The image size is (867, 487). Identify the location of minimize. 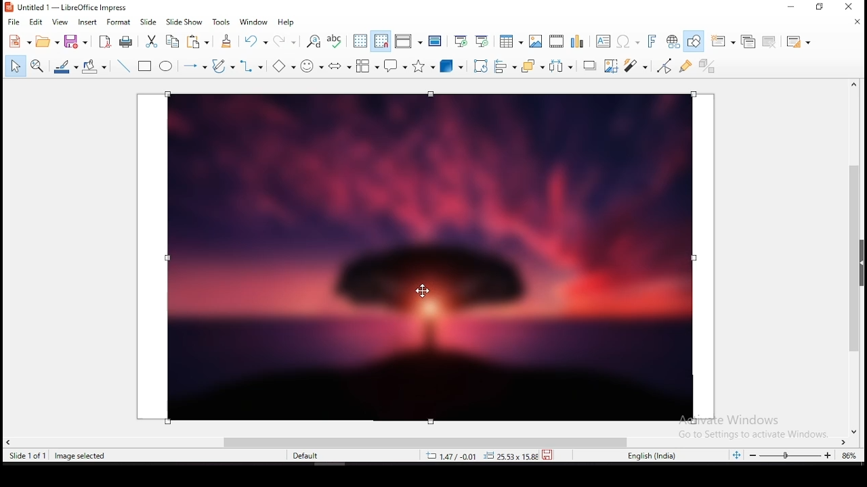
(794, 7).